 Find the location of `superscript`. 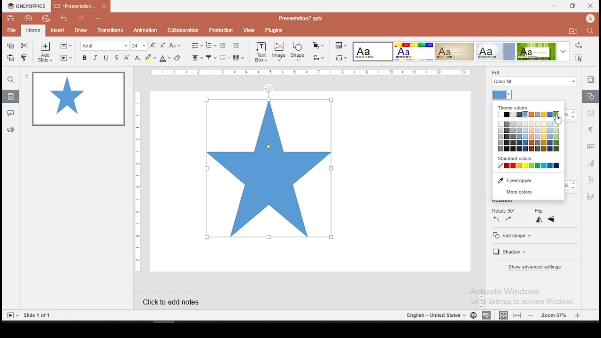

superscript is located at coordinates (126, 57).